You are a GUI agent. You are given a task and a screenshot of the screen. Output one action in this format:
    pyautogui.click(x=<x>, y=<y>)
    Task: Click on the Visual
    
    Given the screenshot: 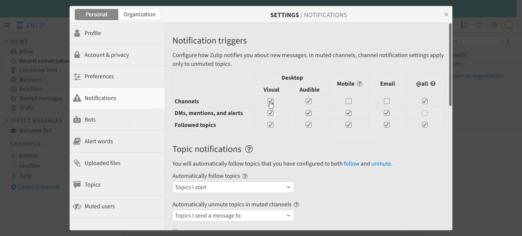 What is the action you would take?
    pyautogui.click(x=272, y=90)
    